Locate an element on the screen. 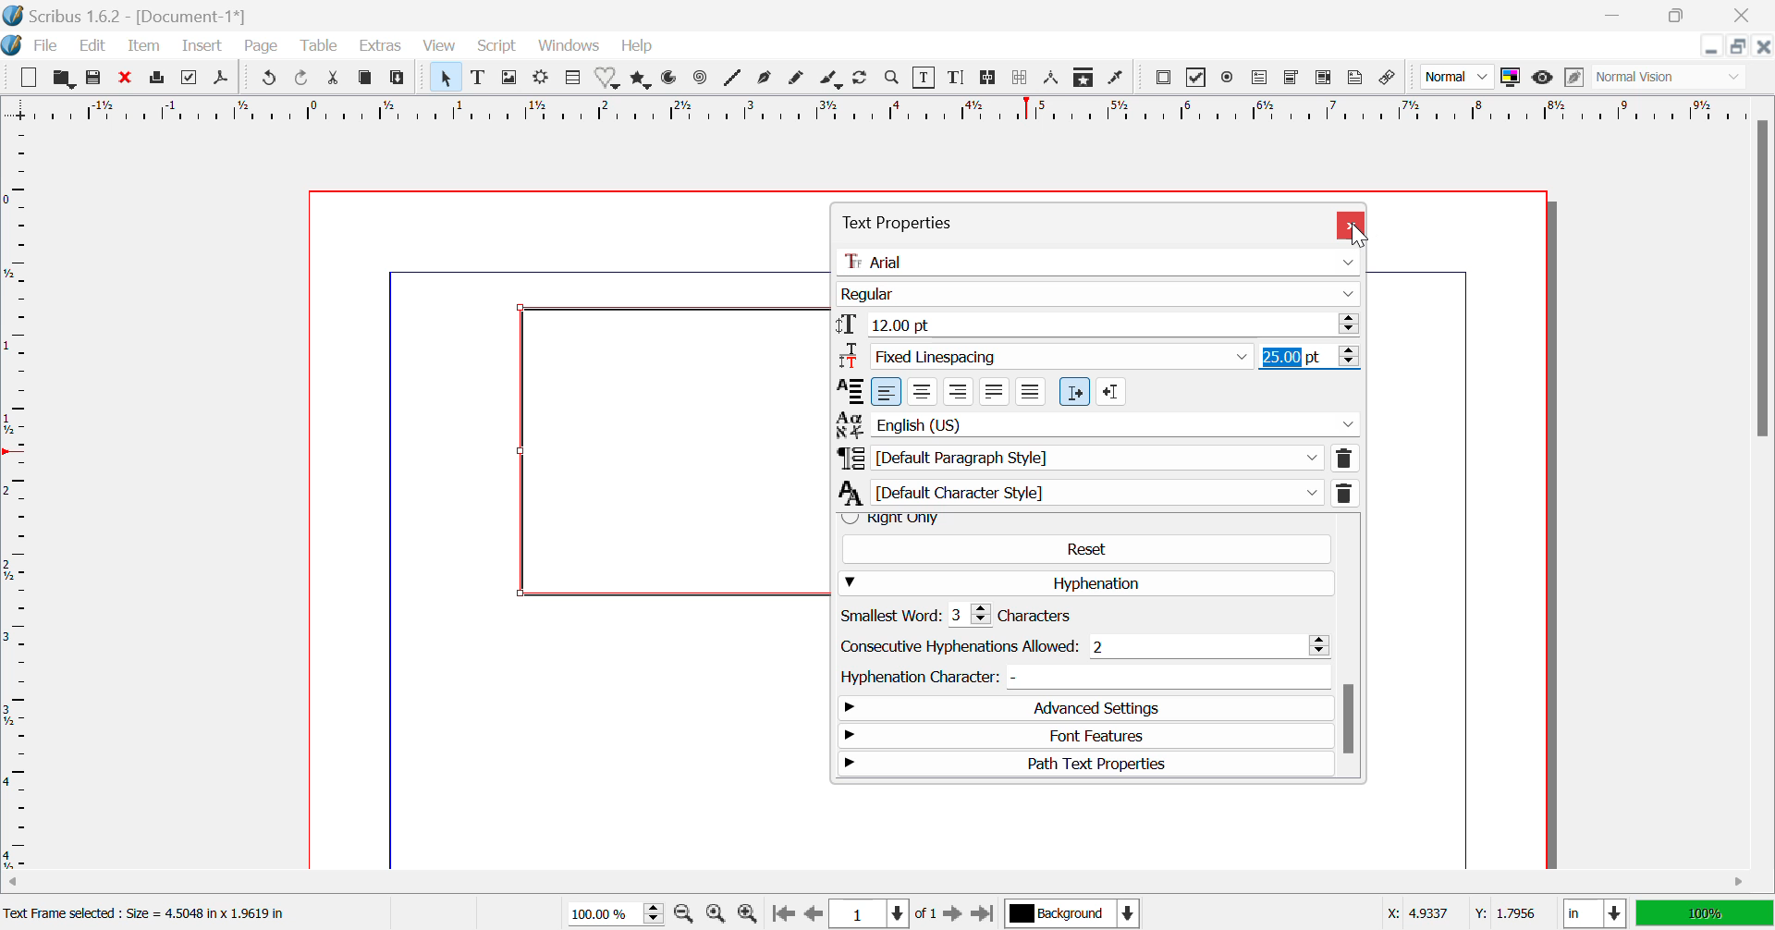 The height and width of the screenshot is (930, 1775). Background is located at coordinates (1071, 912).